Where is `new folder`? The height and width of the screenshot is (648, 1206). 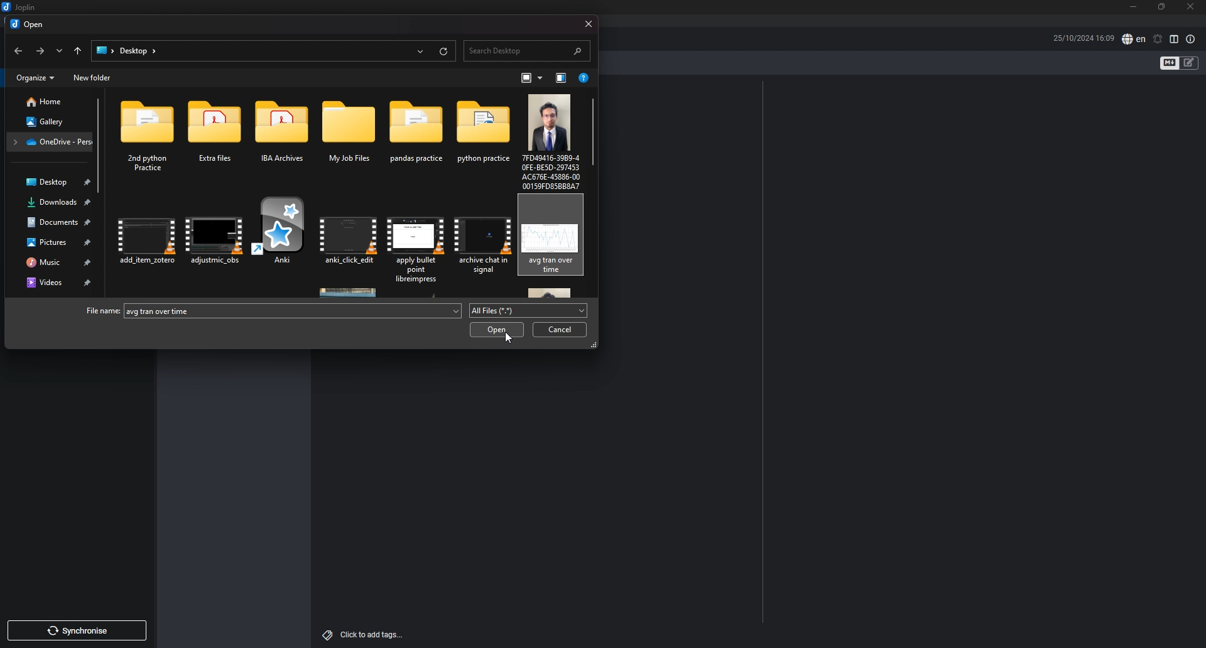 new folder is located at coordinates (94, 77).